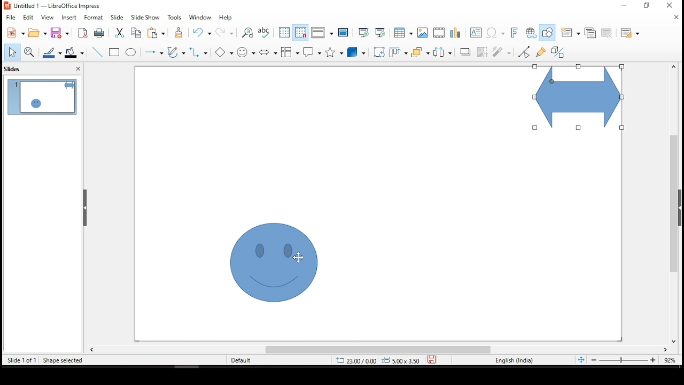 Image resolution: width=684 pixels, height=385 pixels. What do you see at coordinates (63, 359) in the screenshot?
I see `shape selected` at bounding box center [63, 359].